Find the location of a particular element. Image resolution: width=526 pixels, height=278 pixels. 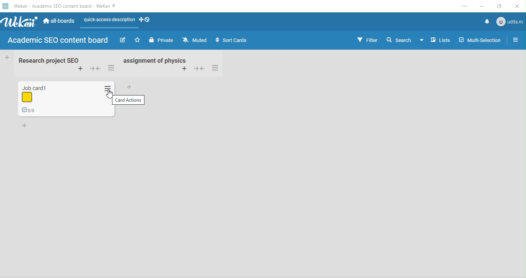

card title is located at coordinates (40, 85).